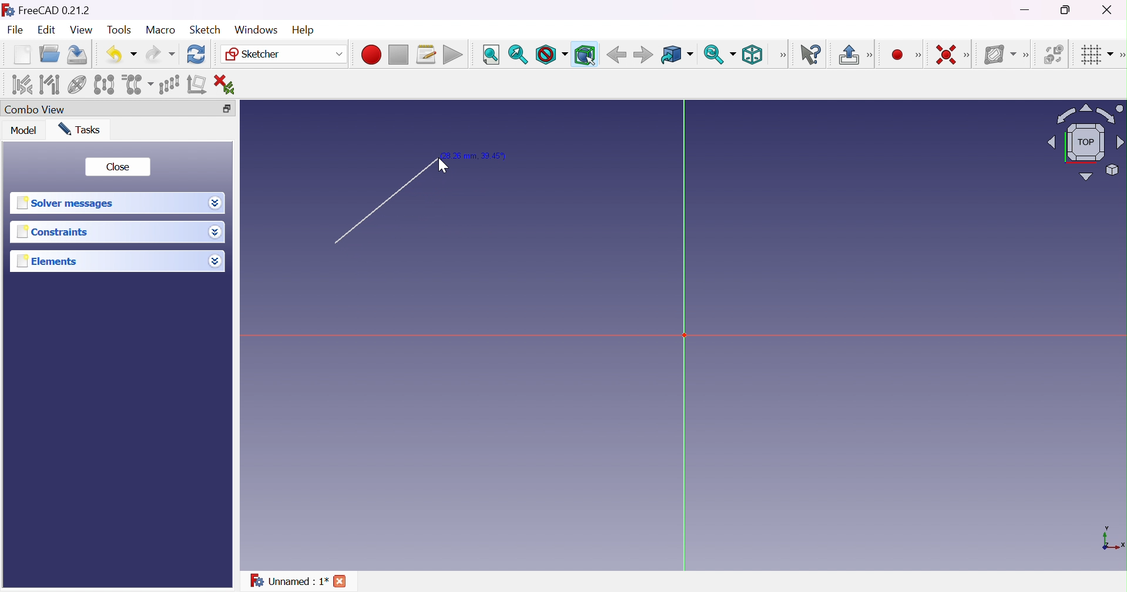 This screenshot has width=1127, height=592. I want to click on Restore down, so click(228, 107).